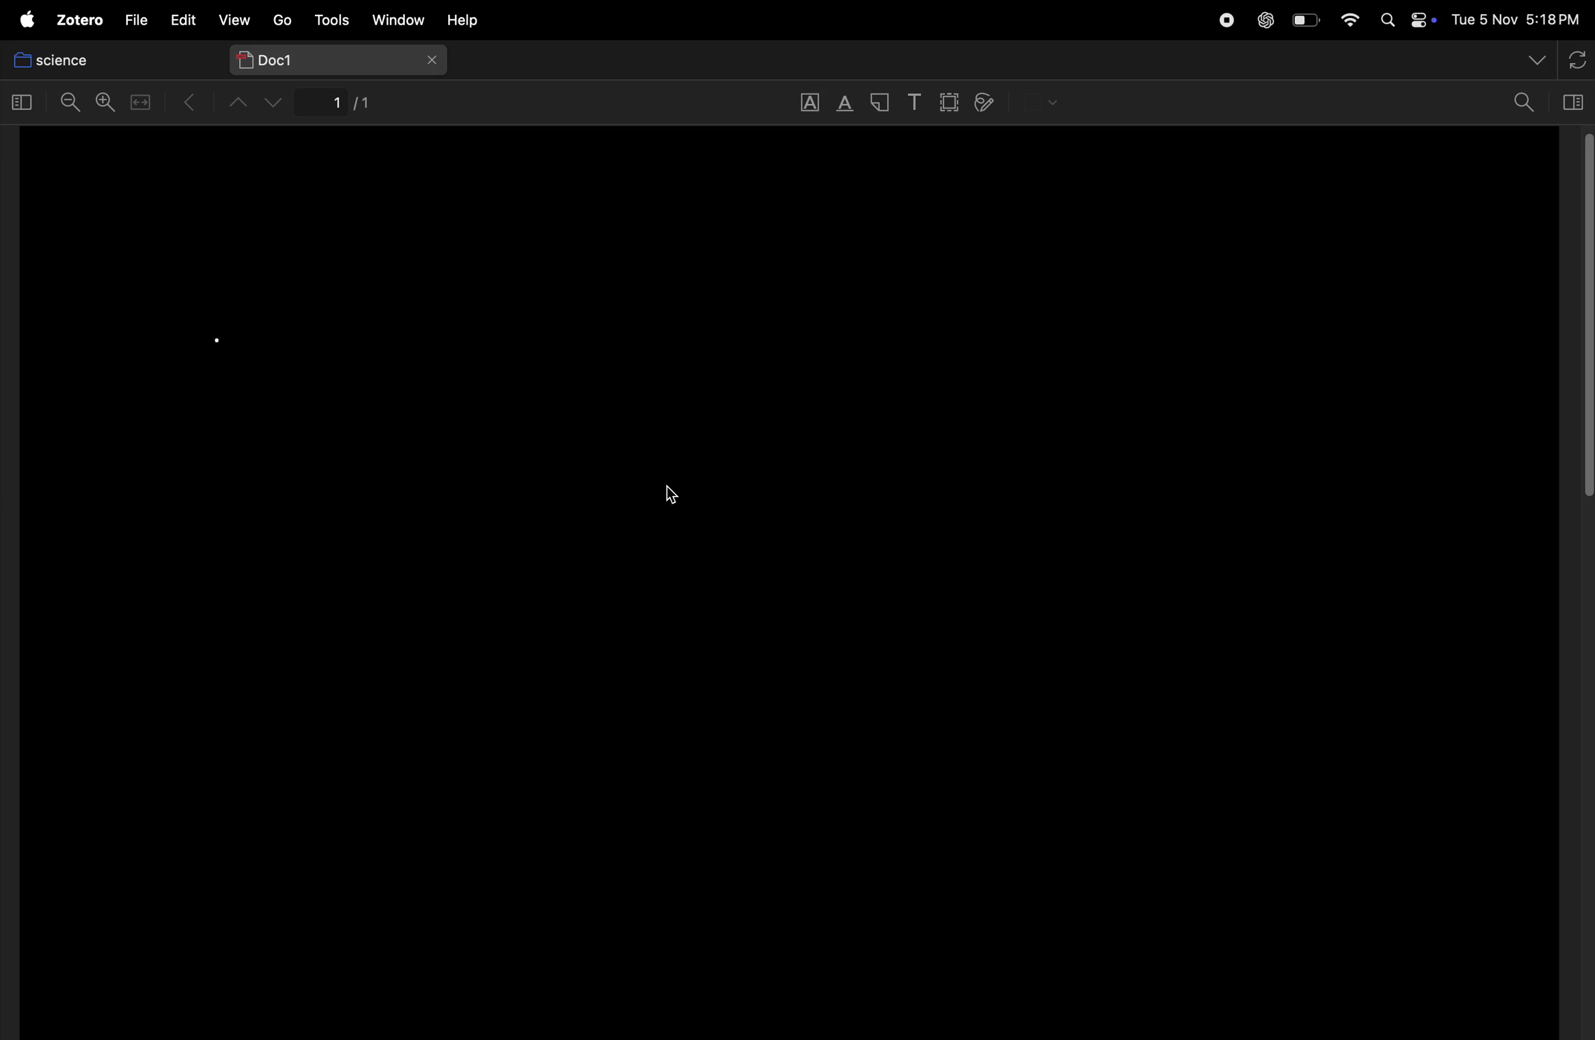  Describe the element at coordinates (275, 103) in the screenshot. I see `down` at that location.